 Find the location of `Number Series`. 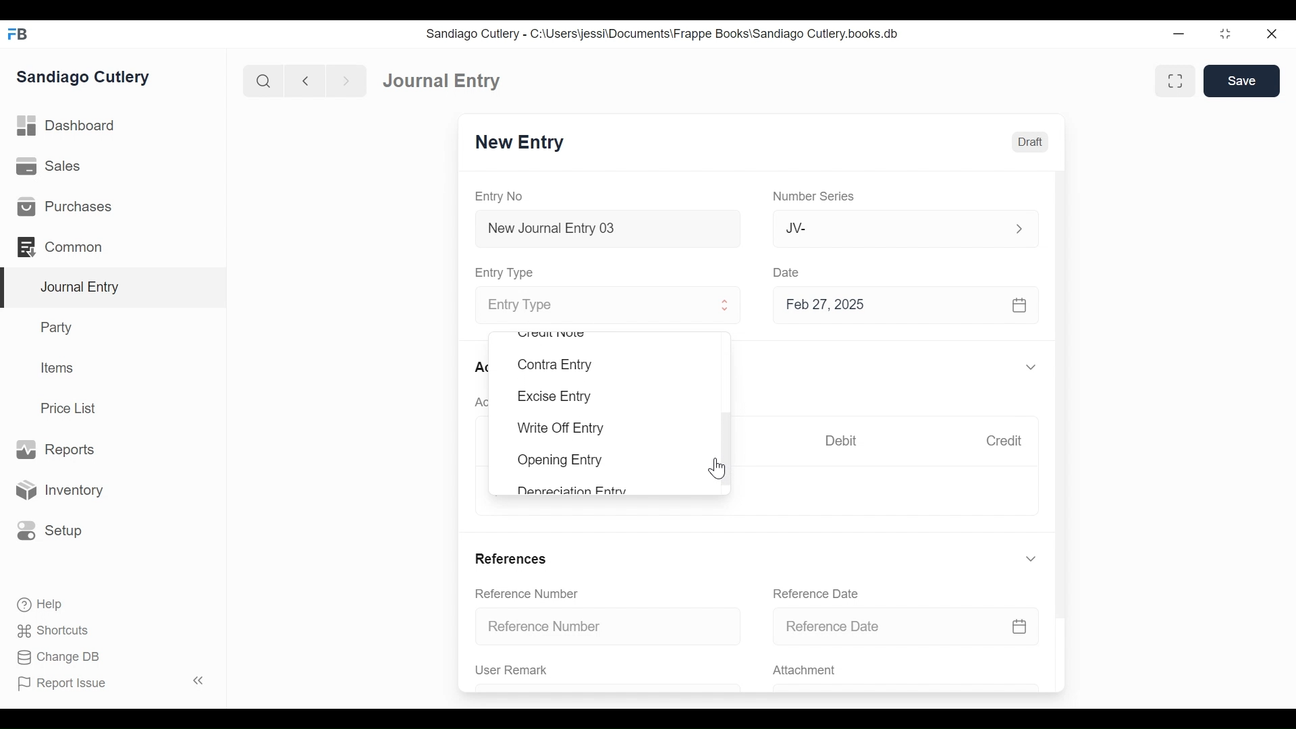

Number Series is located at coordinates (812, 197).